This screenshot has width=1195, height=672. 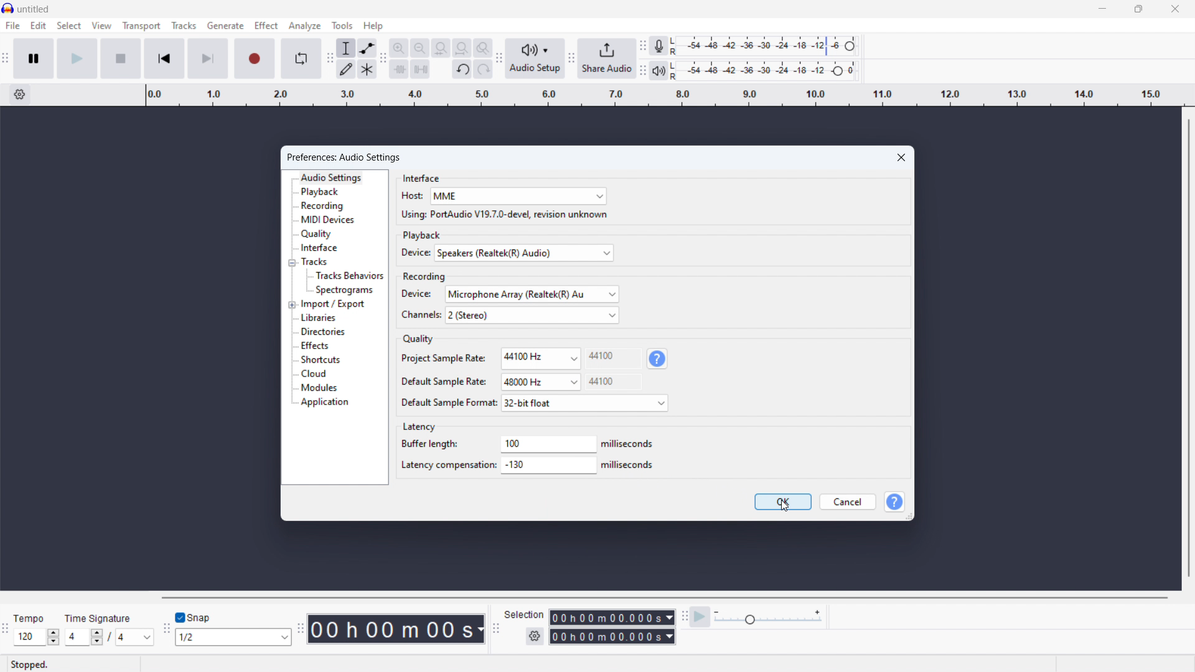 What do you see at coordinates (367, 69) in the screenshot?
I see `multi tool` at bounding box center [367, 69].